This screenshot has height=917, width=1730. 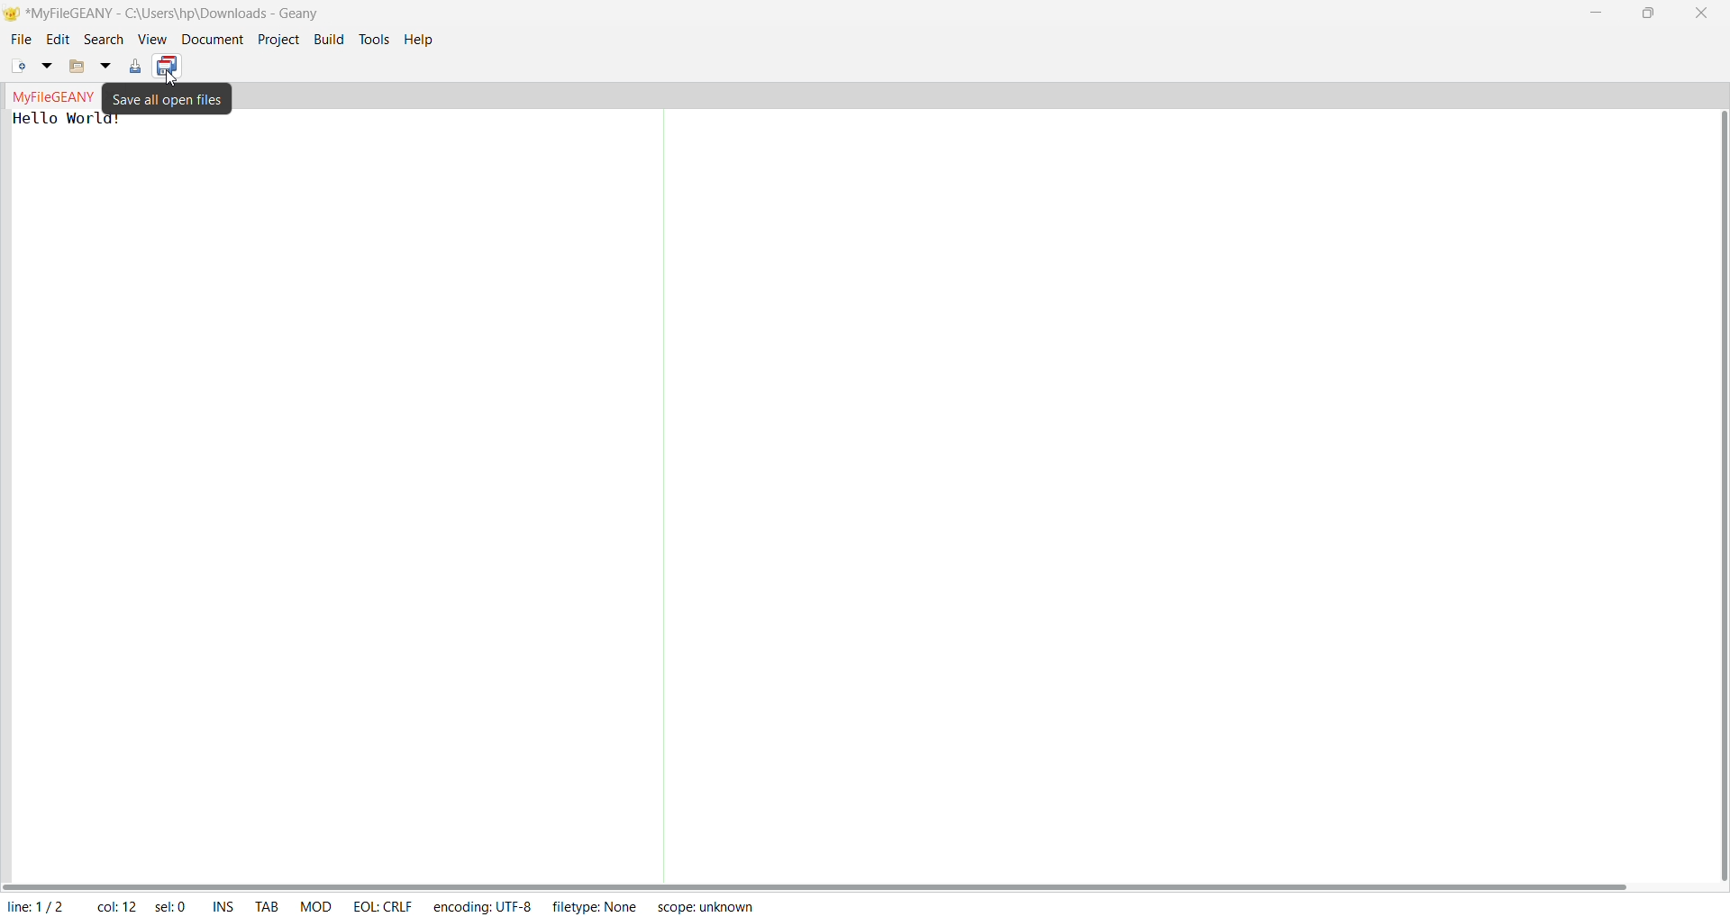 What do you see at coordinates (820, 885) in the screenshot?
I see `Horizontal Scroll bar` at bounding box center [820, 885].